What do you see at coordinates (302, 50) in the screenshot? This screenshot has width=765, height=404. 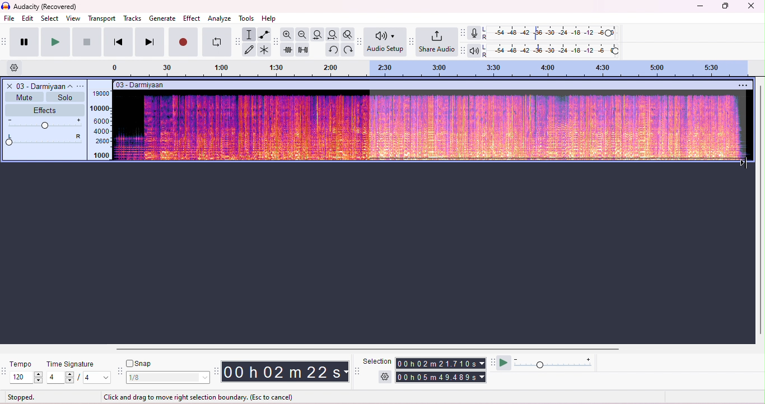 I see `silence selection` at bounding box center [302, 50].